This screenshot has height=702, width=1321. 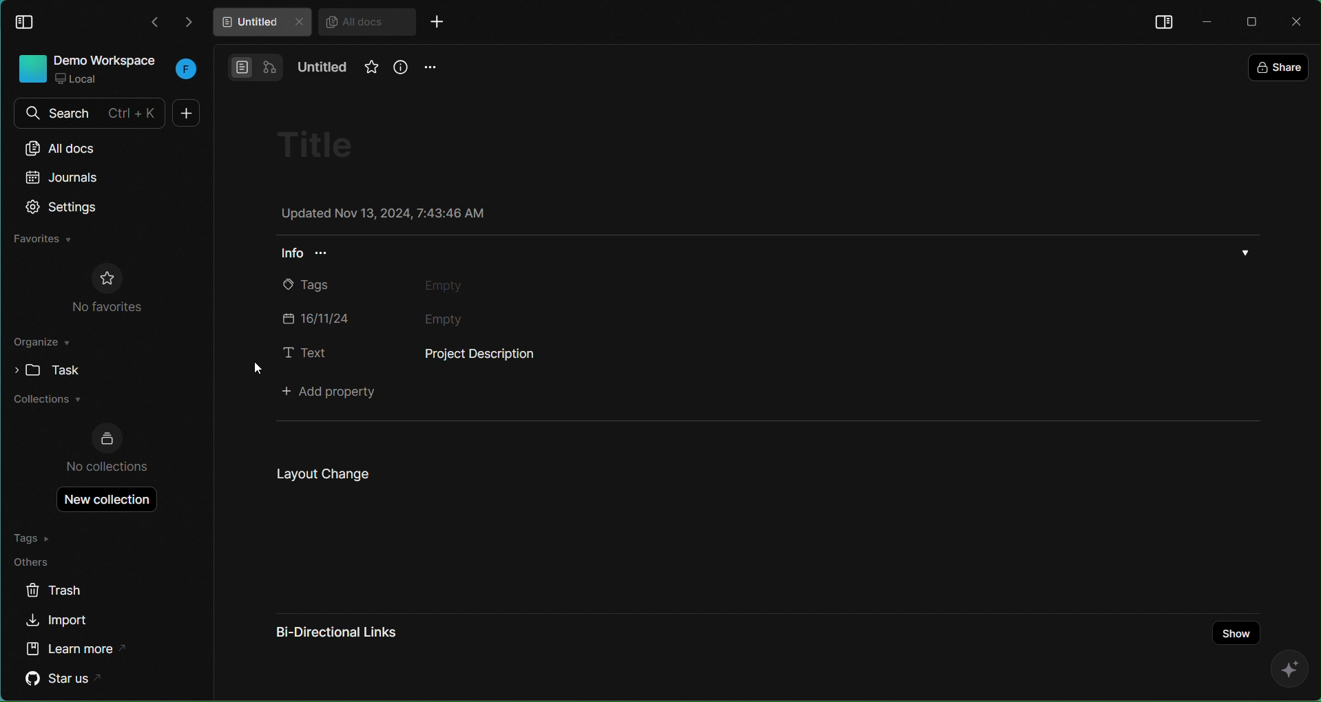 What do you see at coordinates (381, 215) in the screenshot?
I see `Updated Nov 13, 2024, 7:43:46 AM` at bounding box center [381, 215].